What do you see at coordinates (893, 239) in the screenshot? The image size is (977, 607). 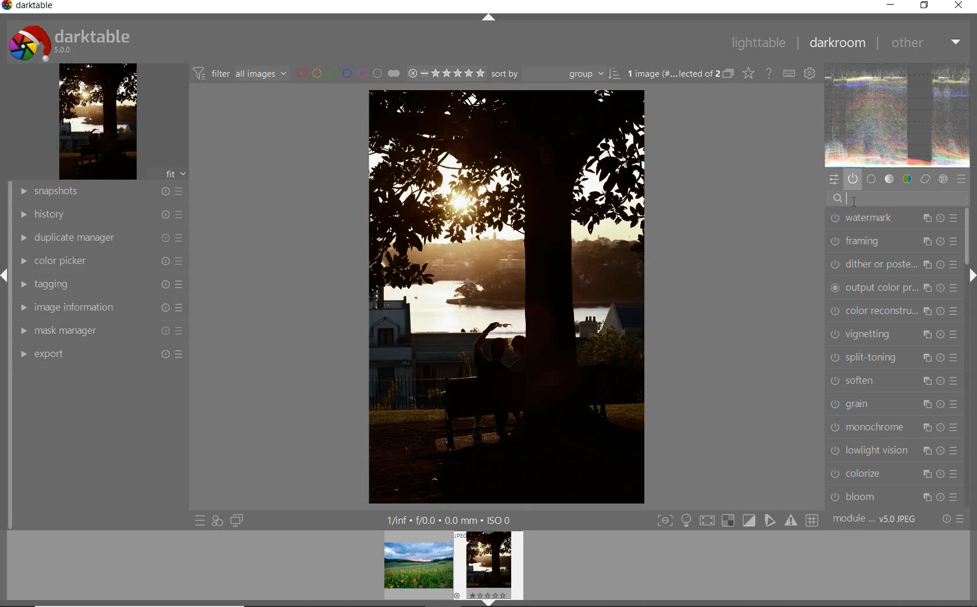 I see `framing` at bounding box center [893, 239].